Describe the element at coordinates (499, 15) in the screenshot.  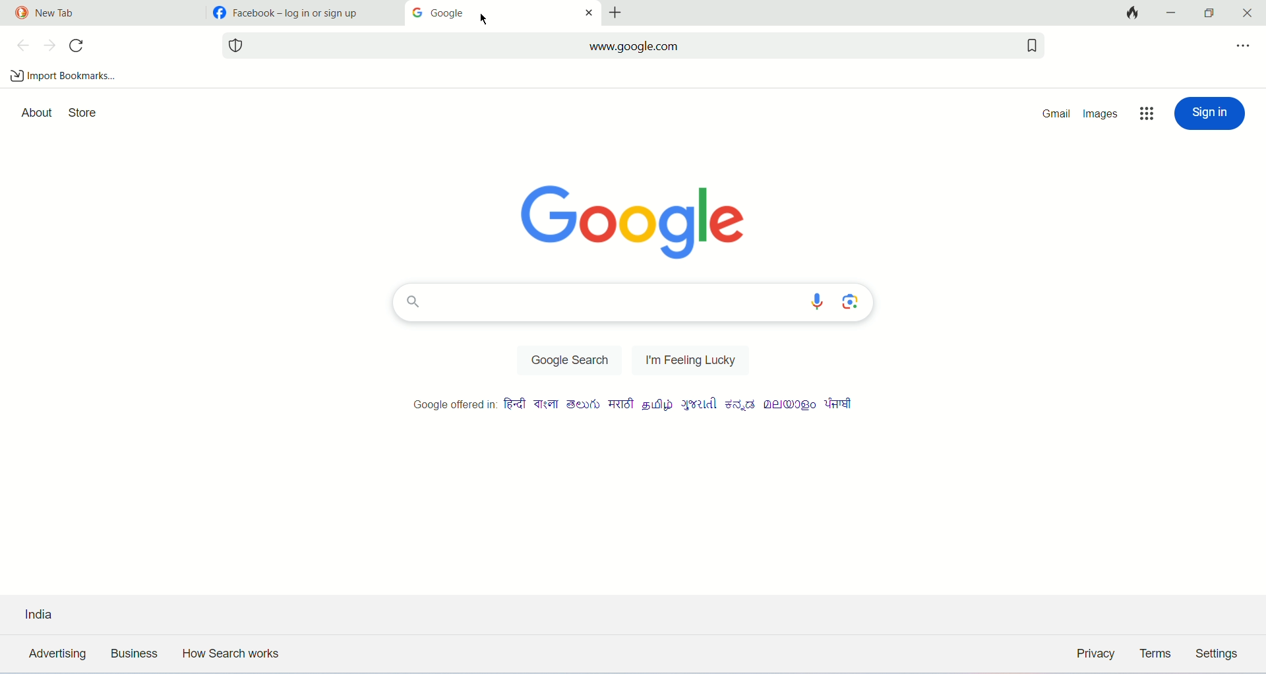
I see `current tab` at that location.